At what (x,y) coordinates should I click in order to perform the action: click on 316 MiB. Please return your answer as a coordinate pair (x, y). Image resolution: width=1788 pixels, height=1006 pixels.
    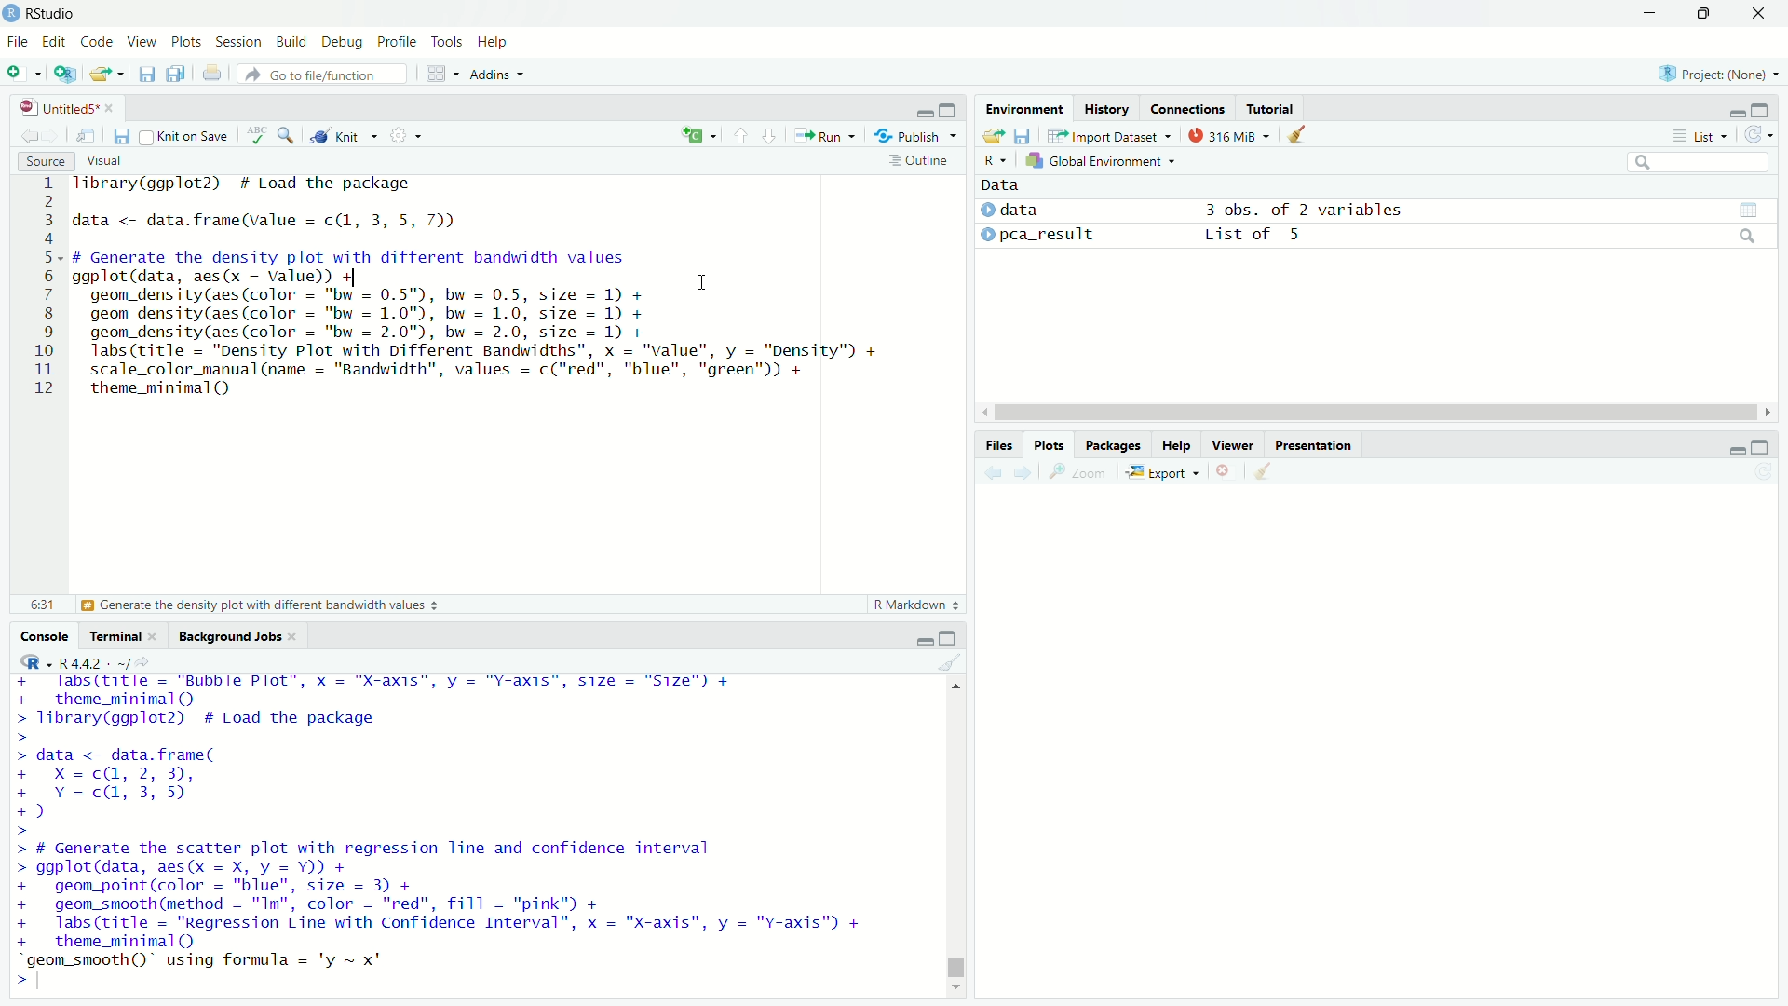
    Looking at the image, I should click on (1228, 135).